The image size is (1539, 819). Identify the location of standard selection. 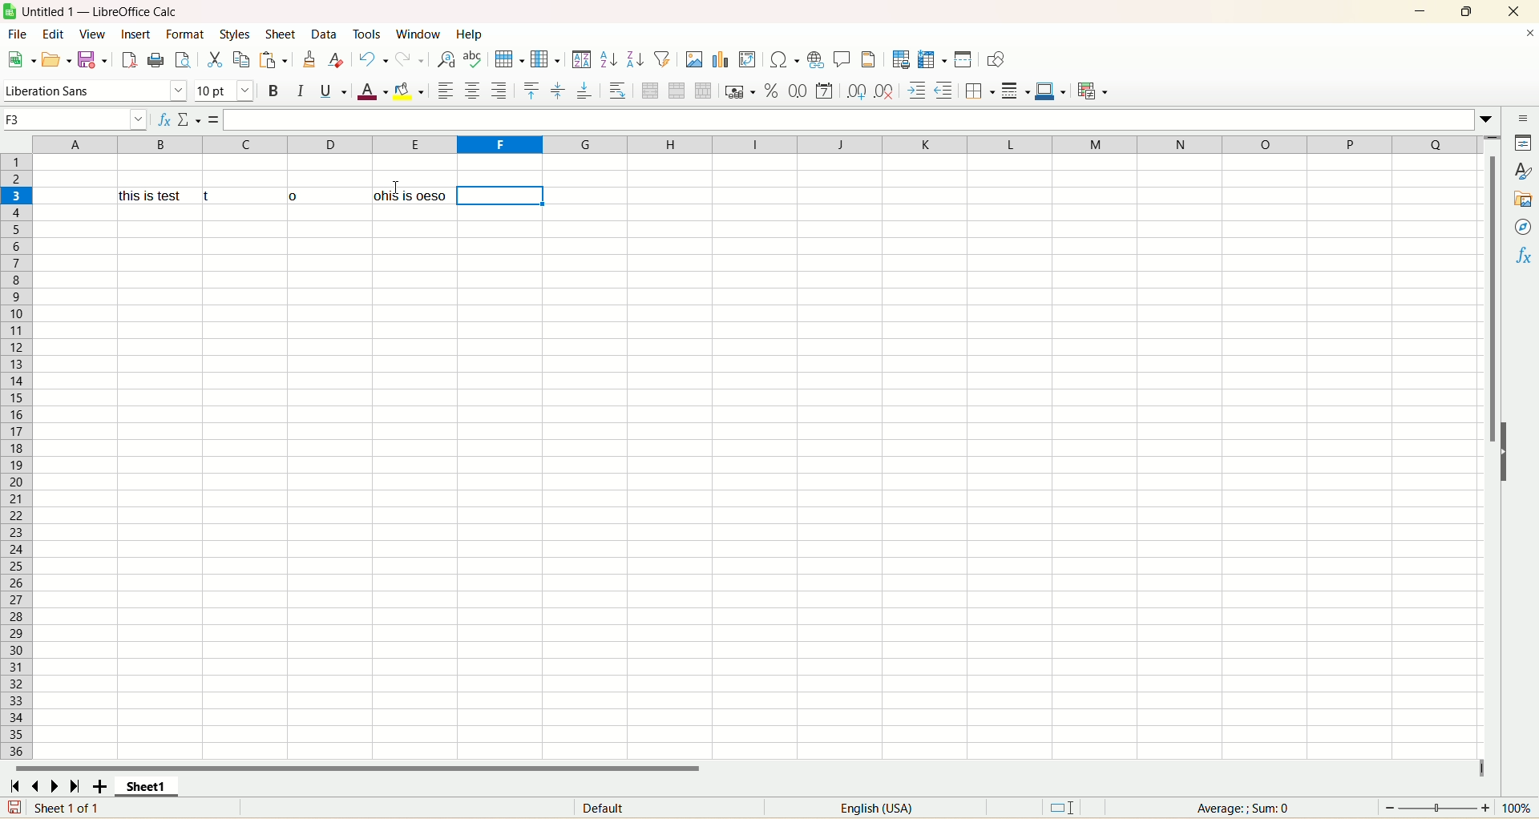
(1075, 806).